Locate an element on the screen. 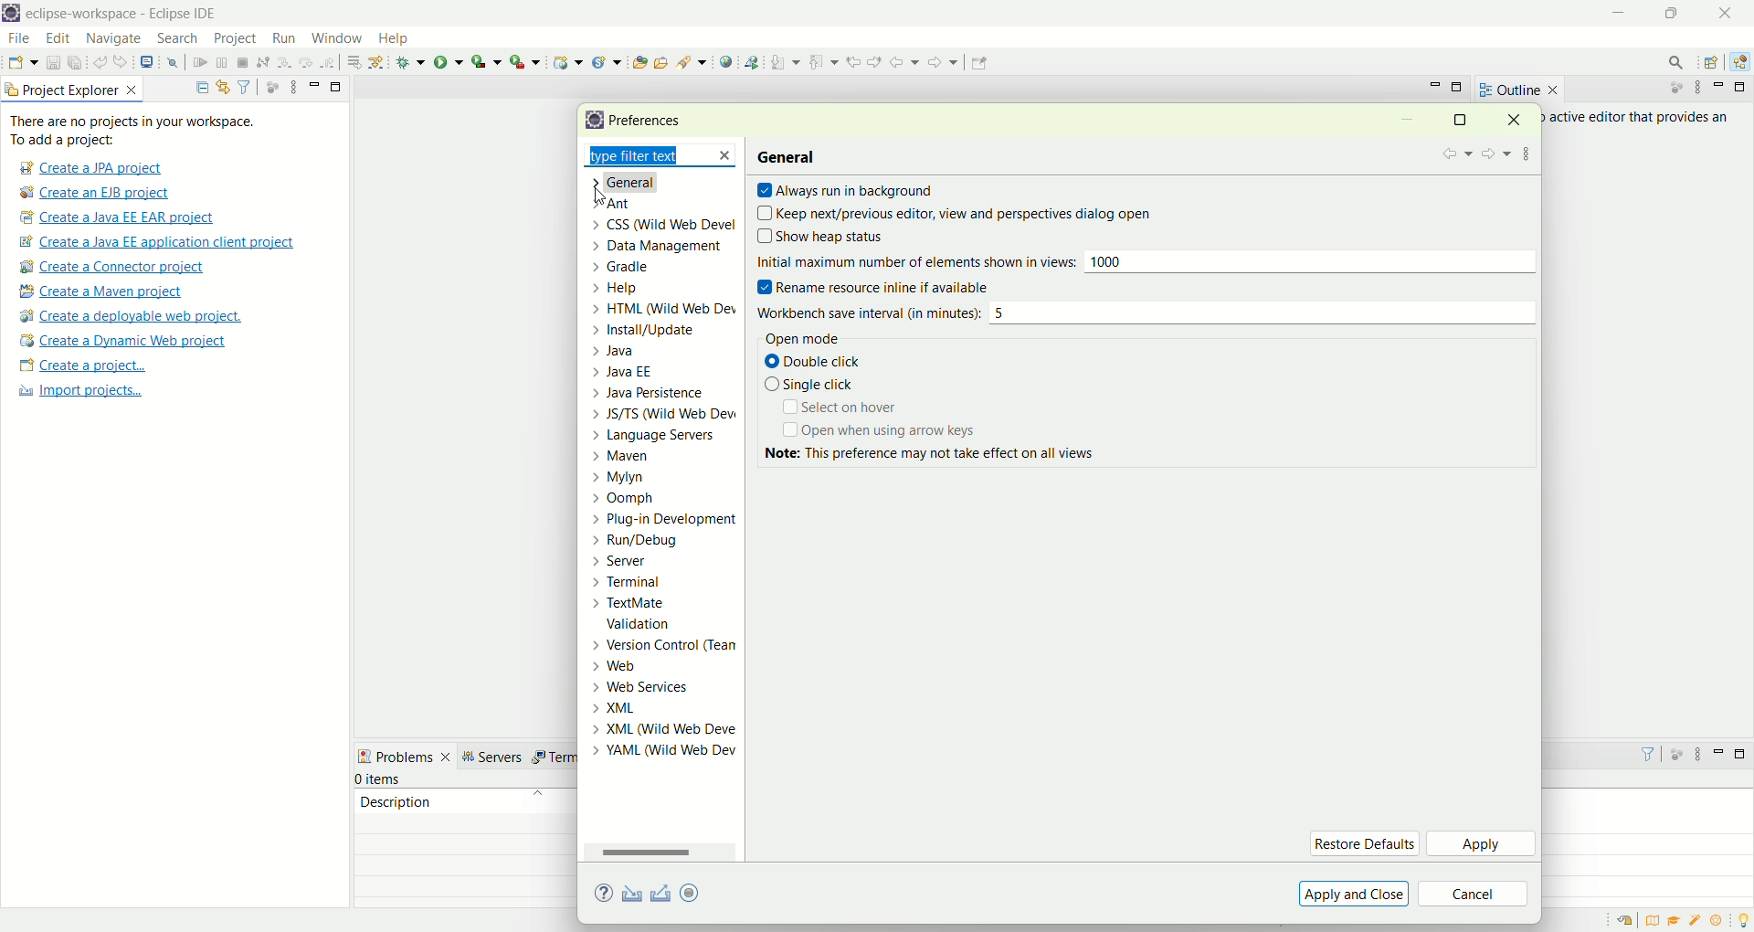  YAML is located at coordinates (660, 749).